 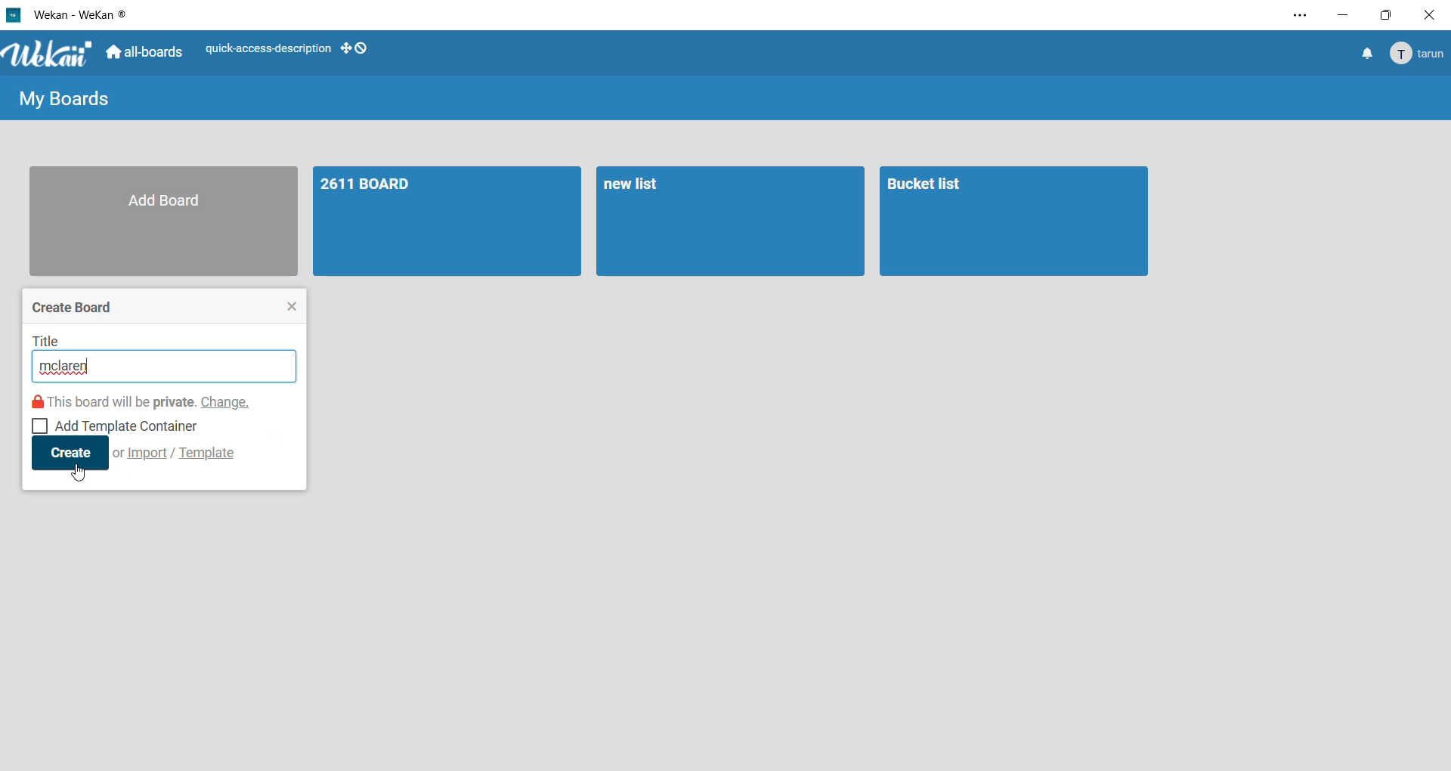 I want to click on WeKan, so click(x=47, y=54).